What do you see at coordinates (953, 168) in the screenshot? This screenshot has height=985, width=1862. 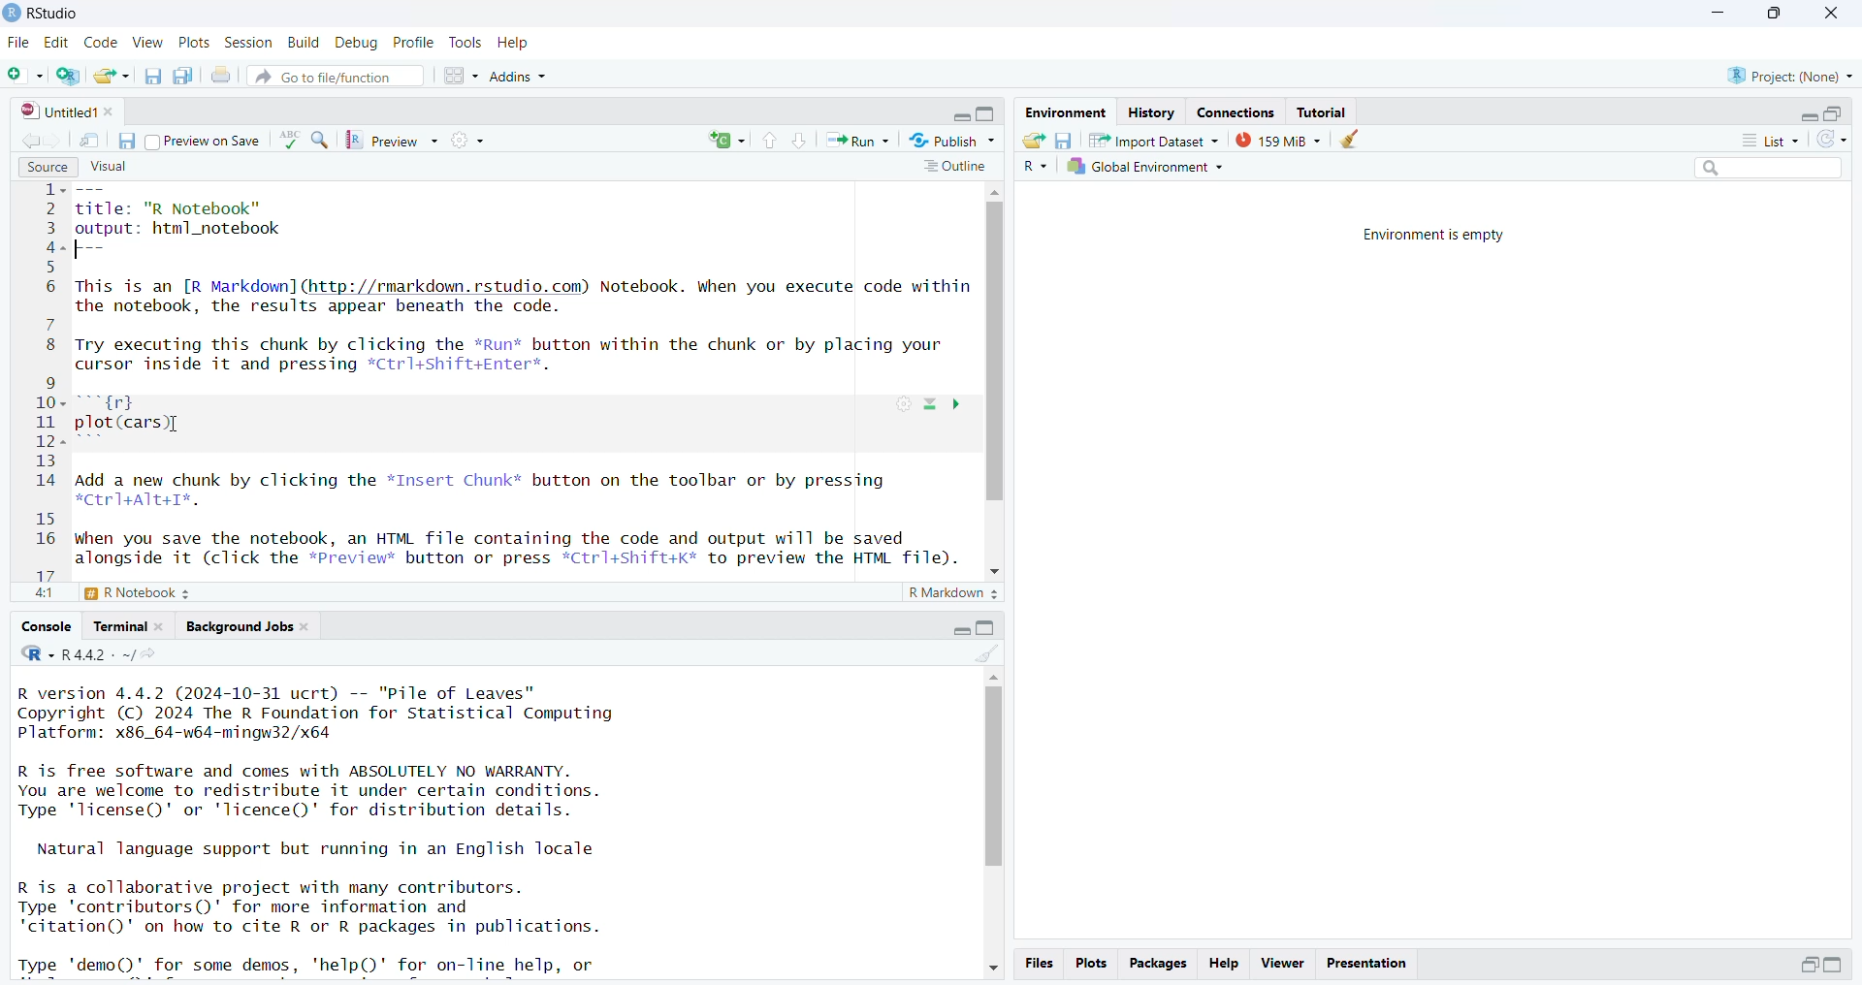 I see `outline` at bounding box center [953, 168].